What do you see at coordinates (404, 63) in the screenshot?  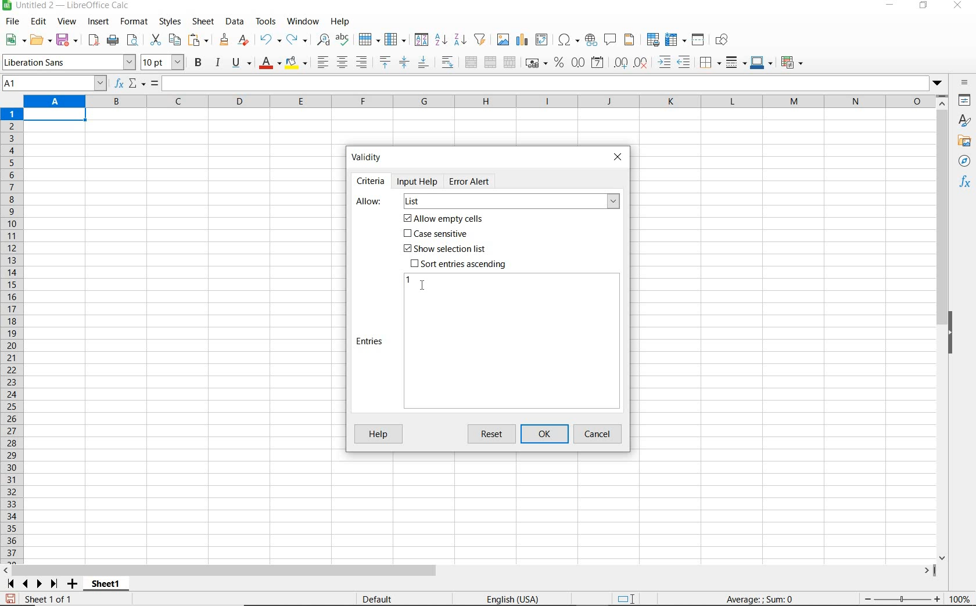 I see `center vertically` at bounding box center [404, 63].